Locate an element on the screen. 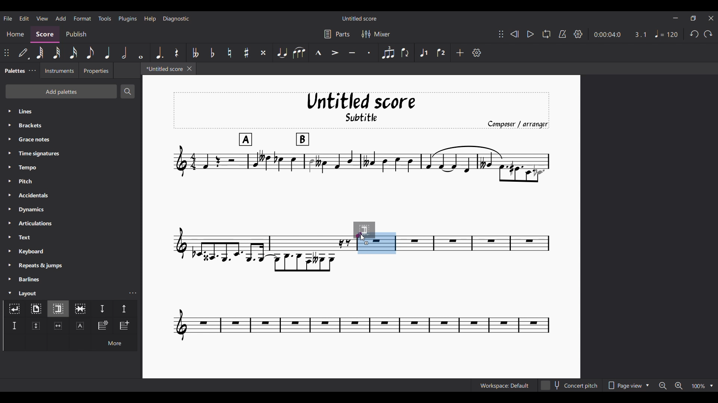 The image size is (718, 403). 0:00:04:0 is located at coordinates (607, 35).